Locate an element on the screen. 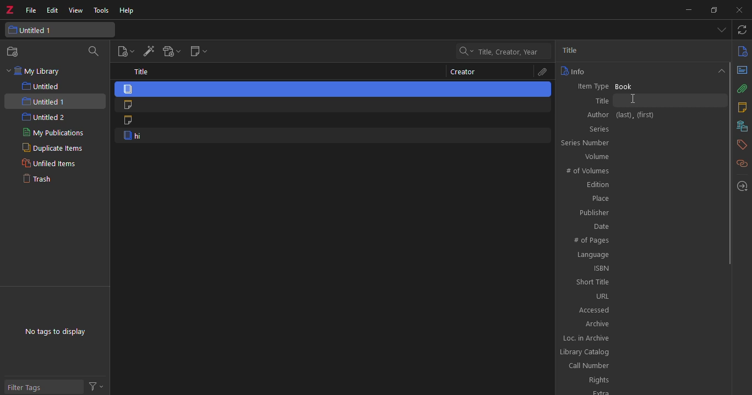  title is located at coordinates (142, 72).